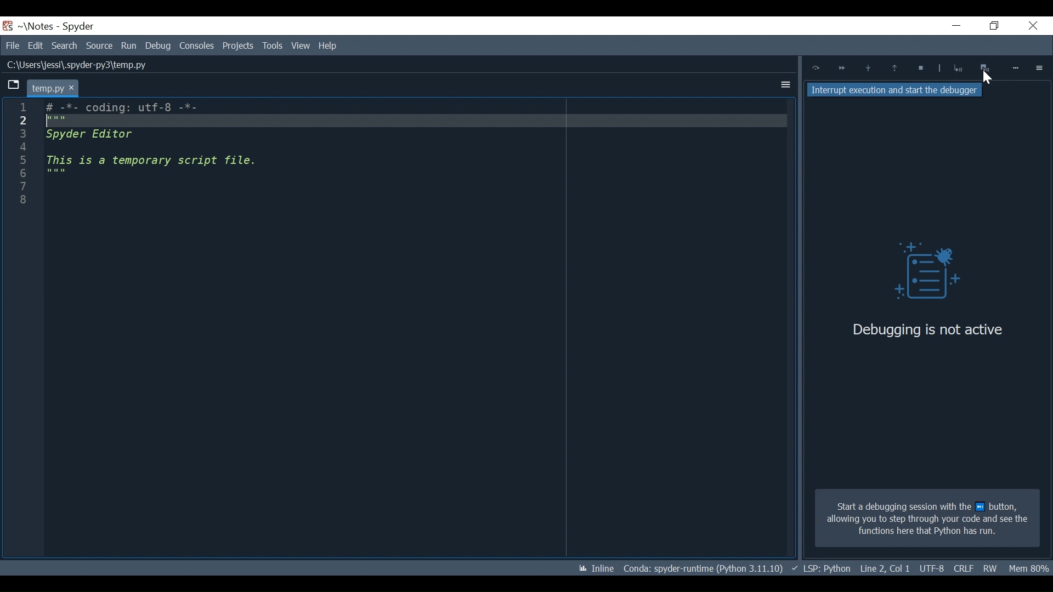 The width and height of the screenshot is (1053, 592). I want to click on Editor, so click(162, 138).